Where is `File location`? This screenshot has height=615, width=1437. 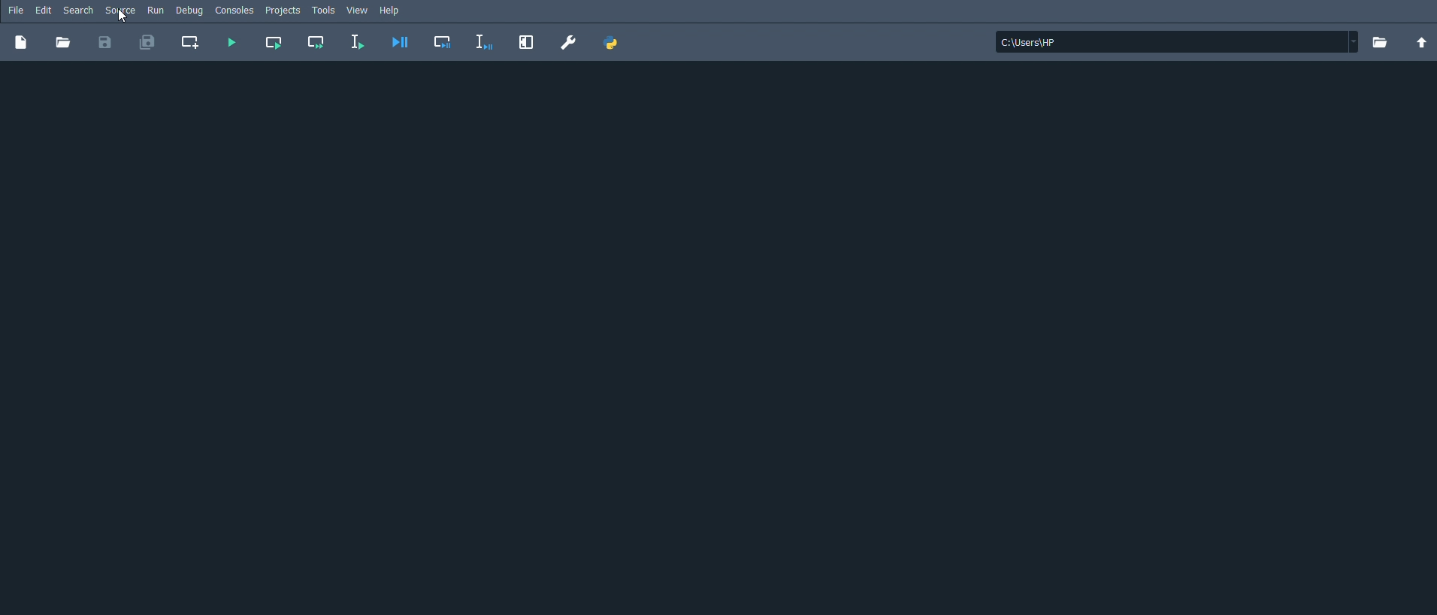
File location is located at coordinates (1176, 42).